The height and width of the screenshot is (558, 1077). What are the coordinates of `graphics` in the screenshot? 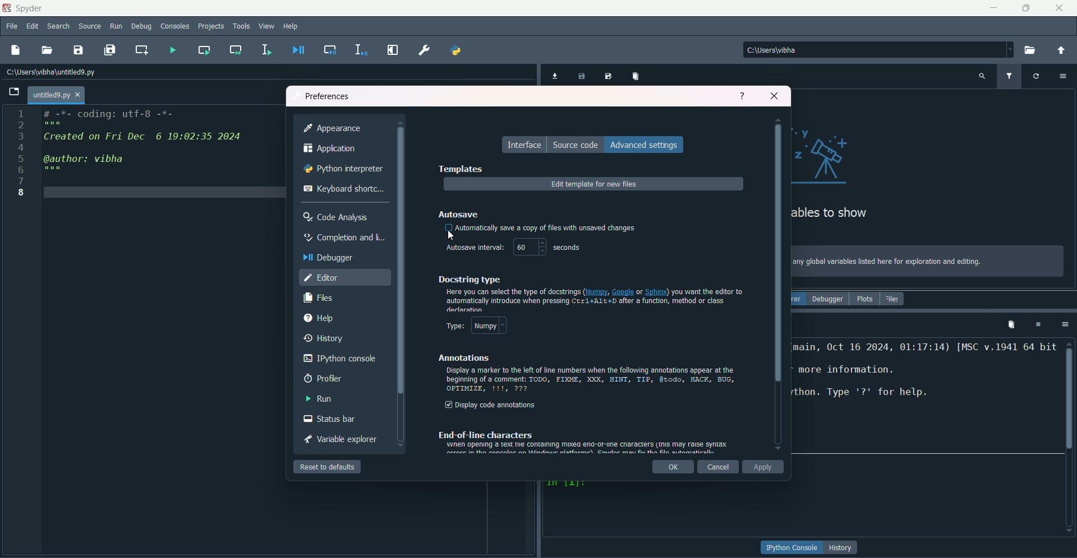 It's located at (831, 154).